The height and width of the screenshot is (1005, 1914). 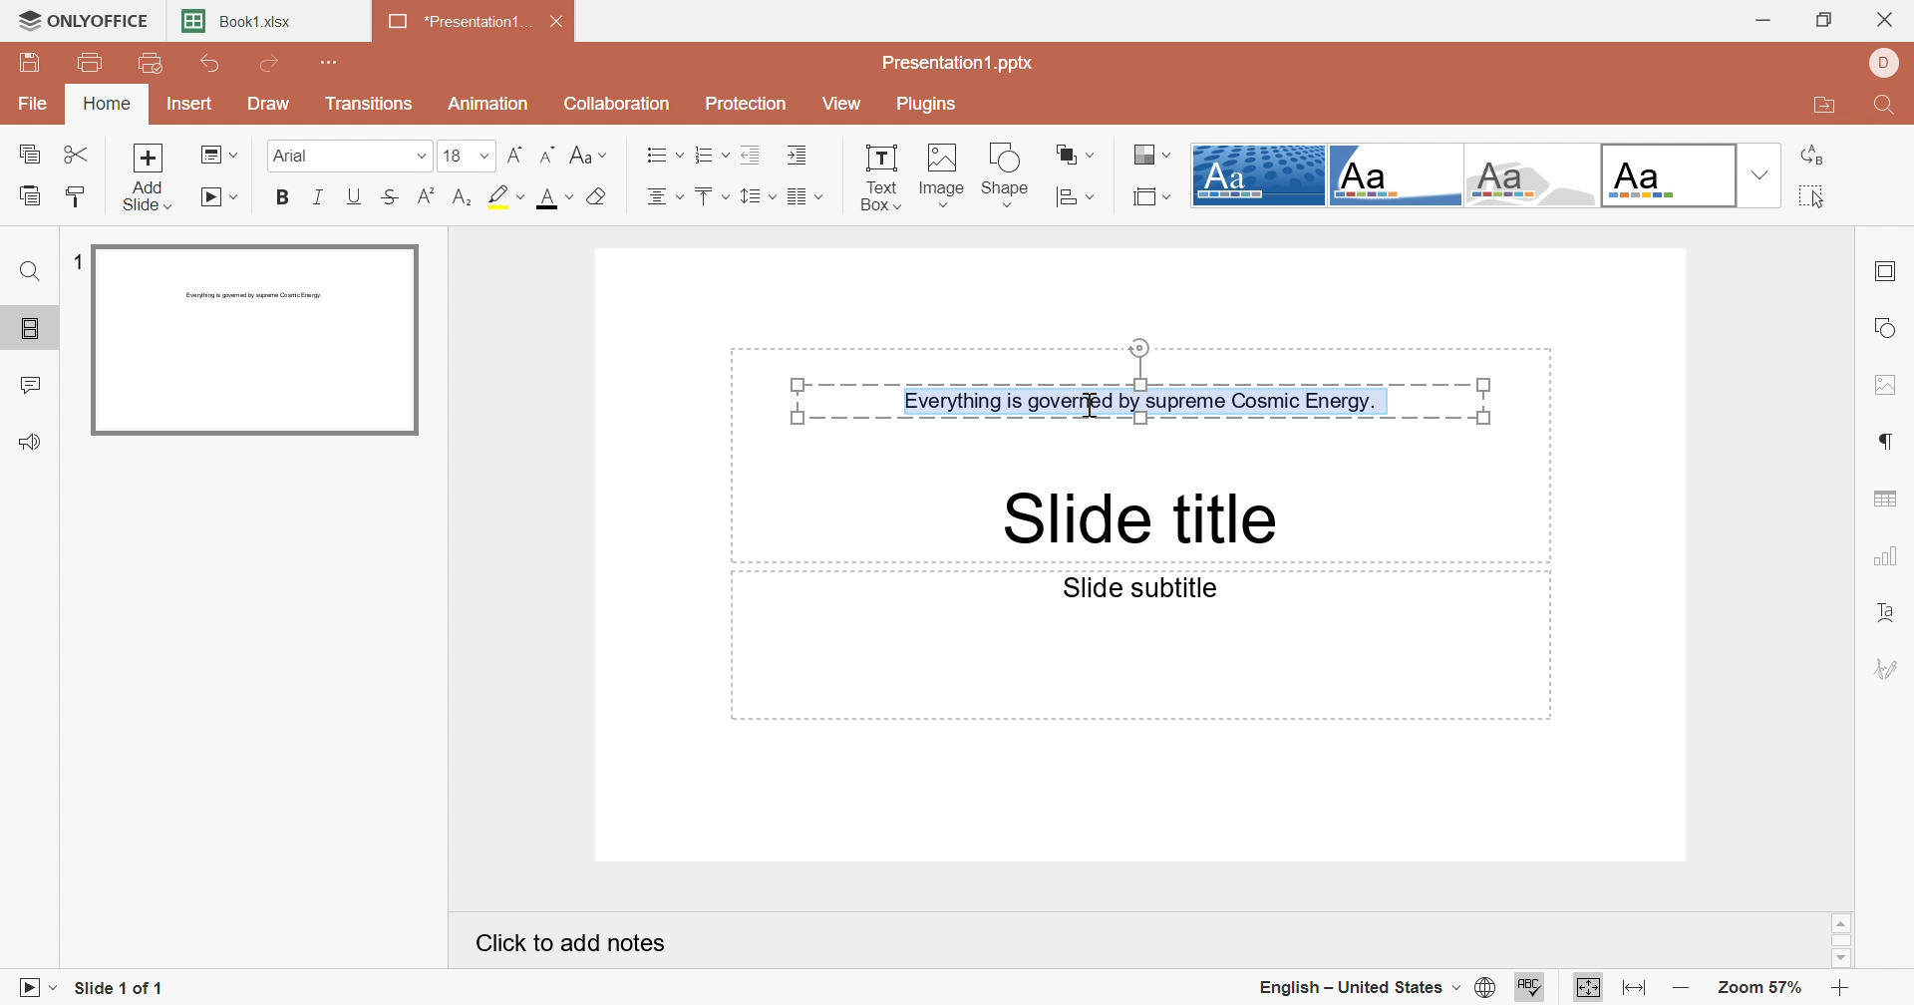 I want to click on Home, so click(x=109, y=104).